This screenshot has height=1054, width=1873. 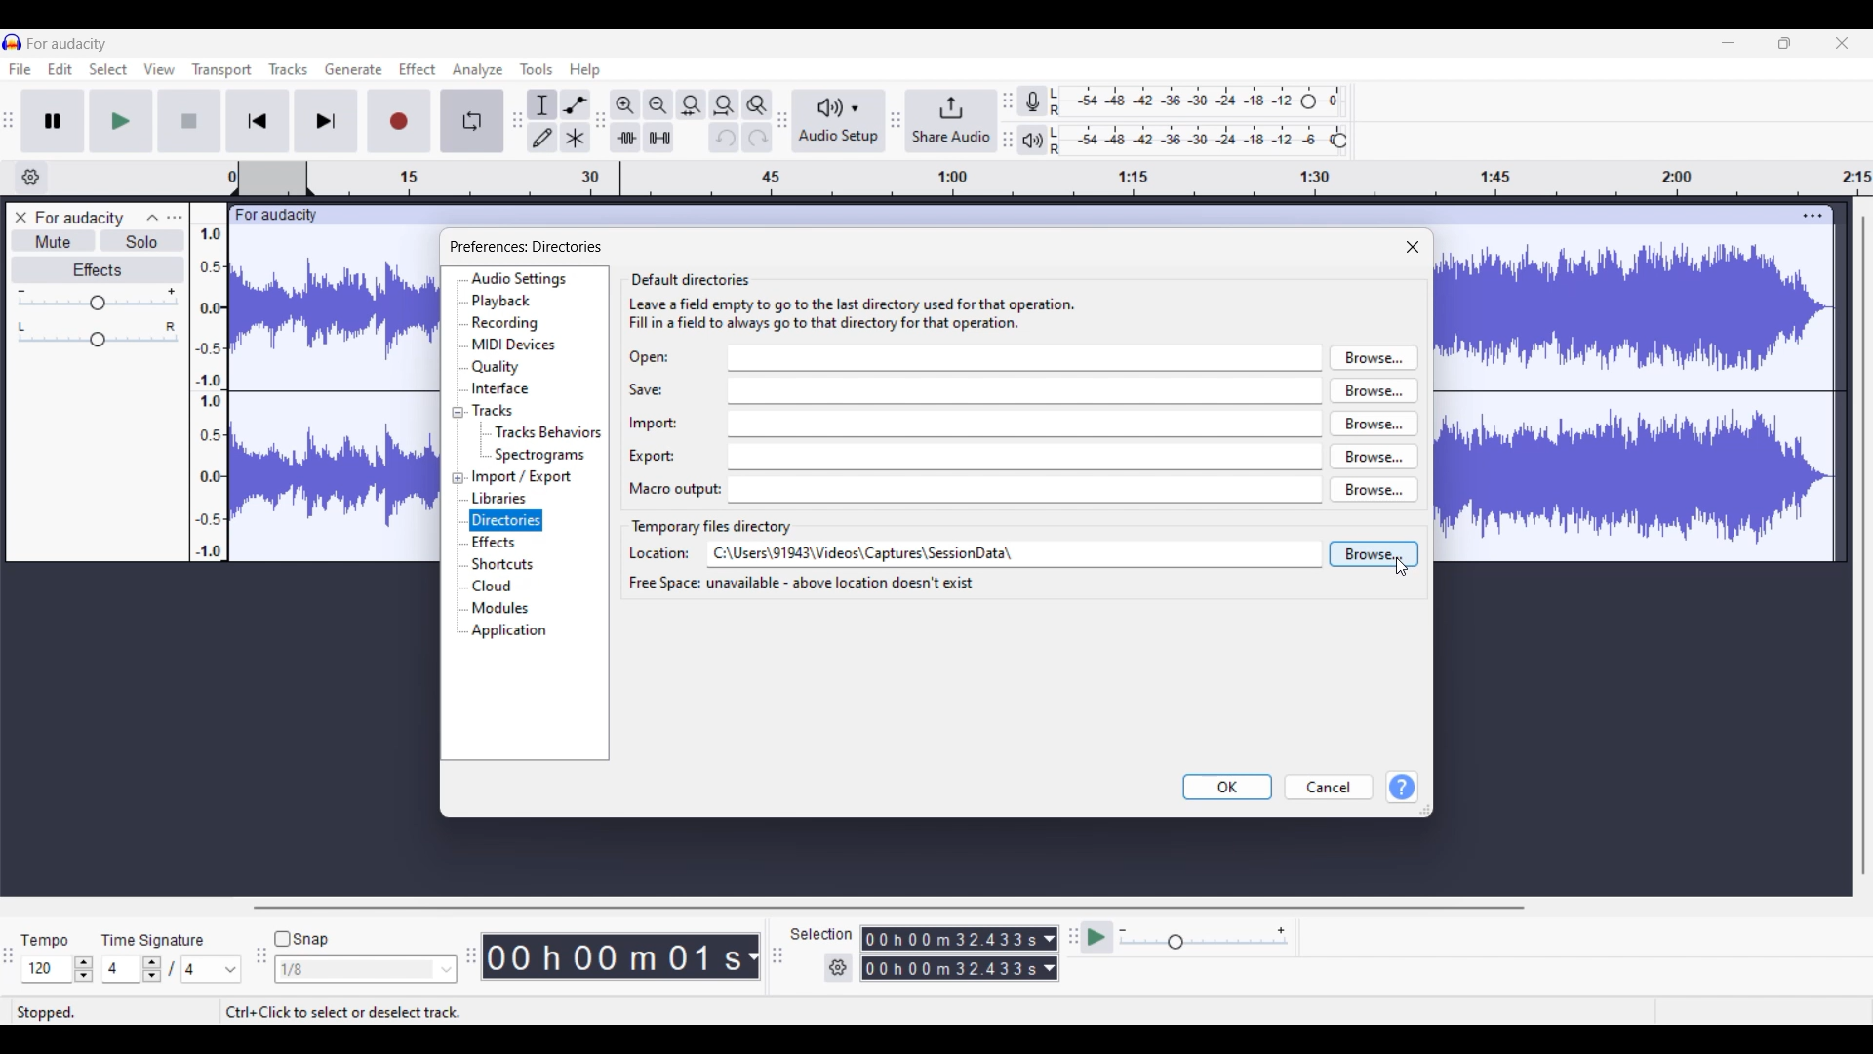 I want to click on Play at speed/Play at speed once, so click(x=1097, y=938).